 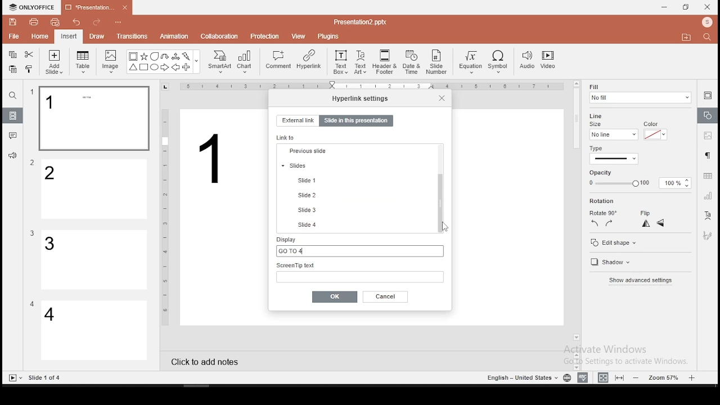 I want to click on ok, so click(x=335, y=296).